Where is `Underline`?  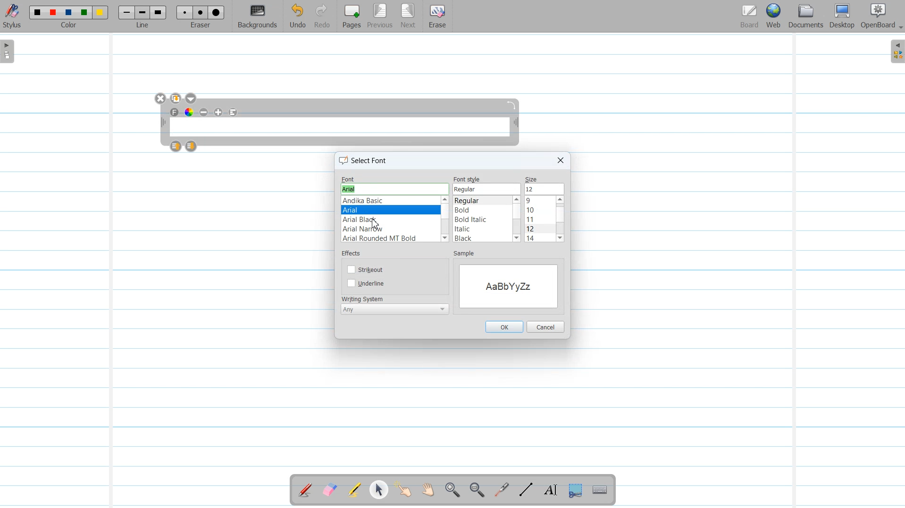
Underline is located at coordinates (367, 284).